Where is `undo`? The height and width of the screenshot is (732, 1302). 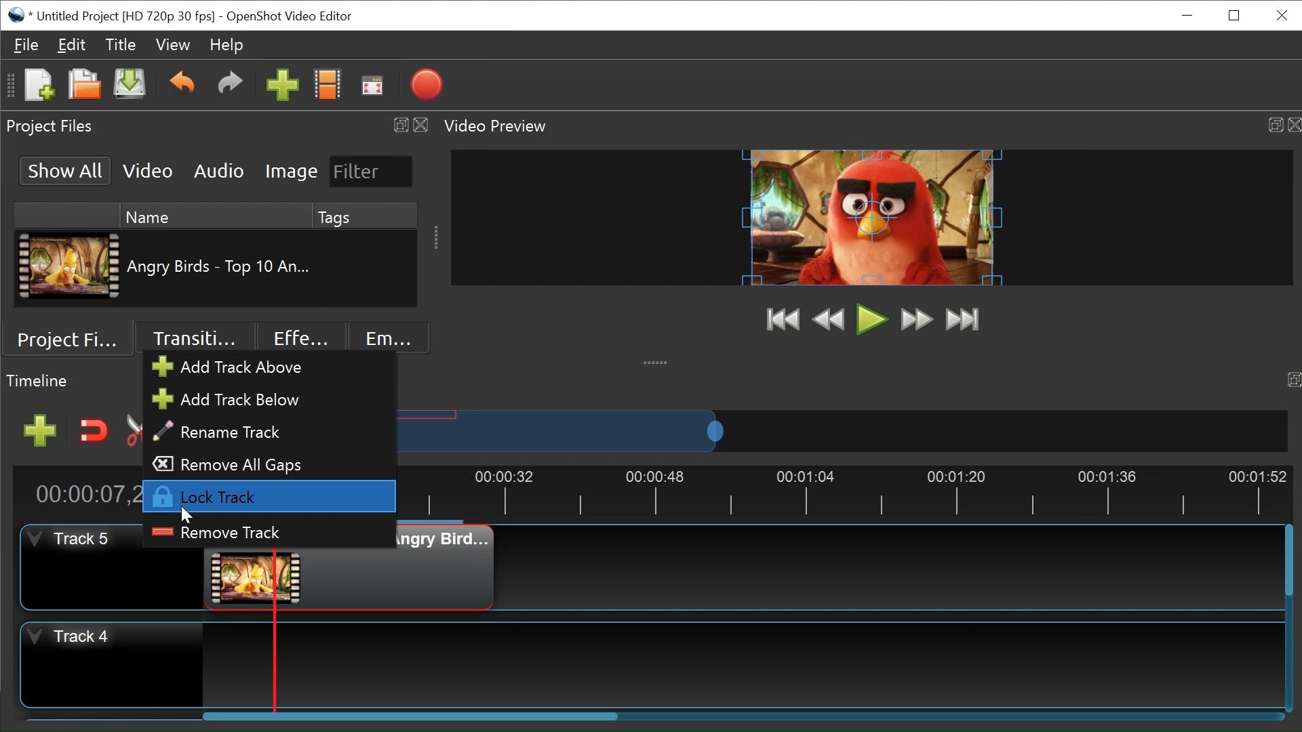
undo is located at coordinates (184, 85).